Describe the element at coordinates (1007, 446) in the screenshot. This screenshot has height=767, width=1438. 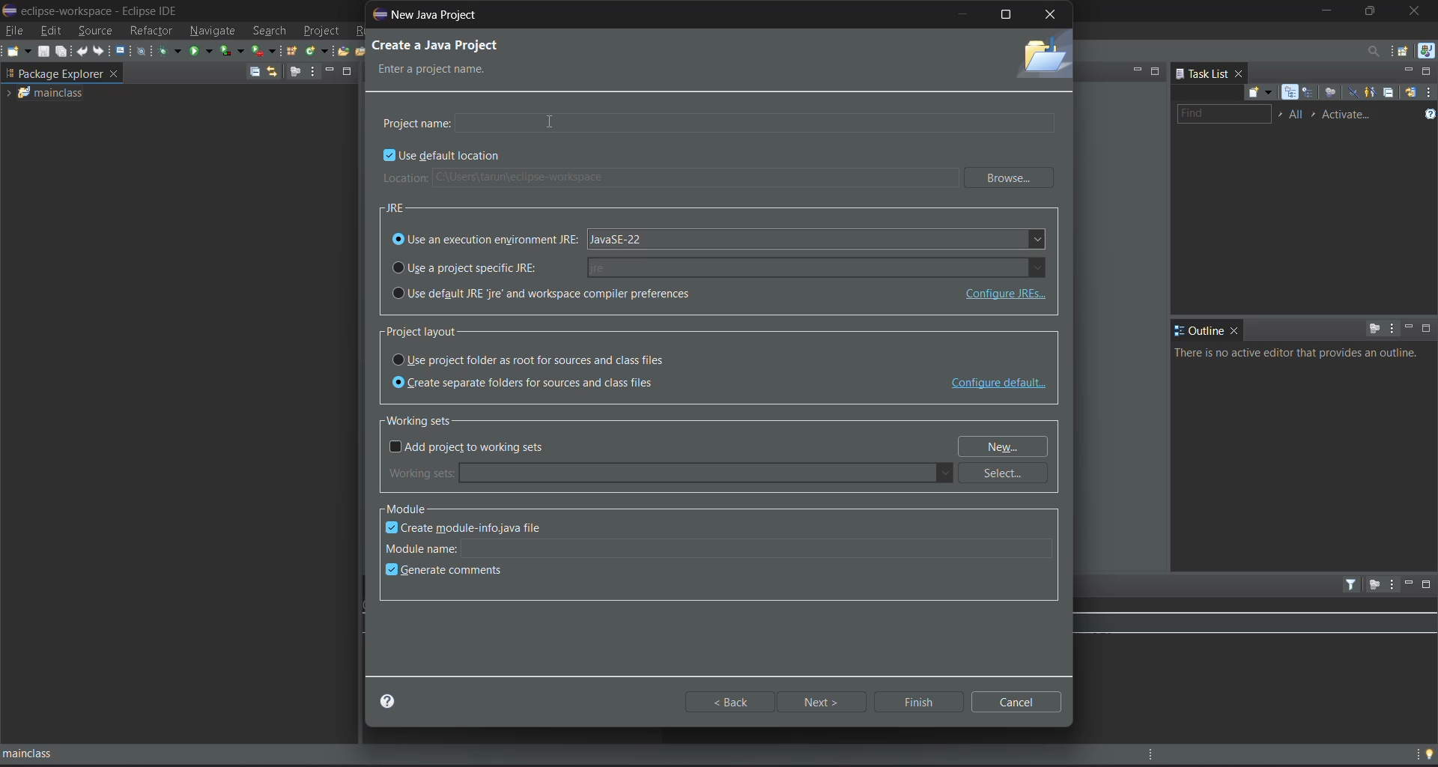
I see `new` at that location.